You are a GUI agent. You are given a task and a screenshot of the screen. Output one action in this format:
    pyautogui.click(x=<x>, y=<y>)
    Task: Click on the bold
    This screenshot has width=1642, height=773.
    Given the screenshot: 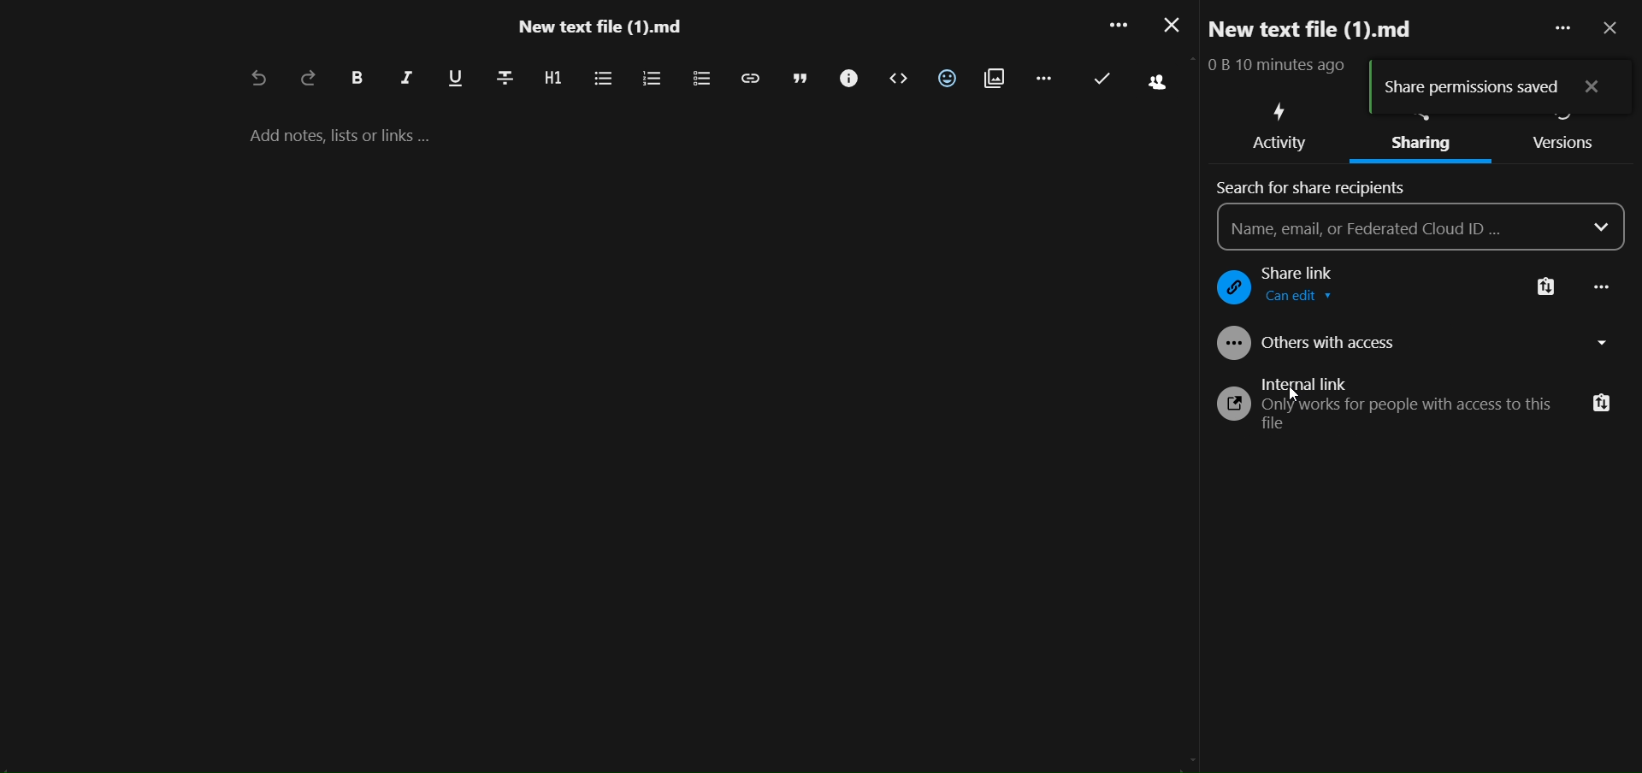 What is the action you would take?
    pyautogui.click(x=356, y=79)
    